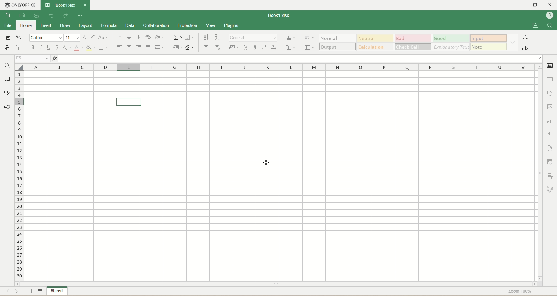 The image size is (557, 296). Describe the element at coordinates (488, 38) in the screenshot. I see `input` at that location.